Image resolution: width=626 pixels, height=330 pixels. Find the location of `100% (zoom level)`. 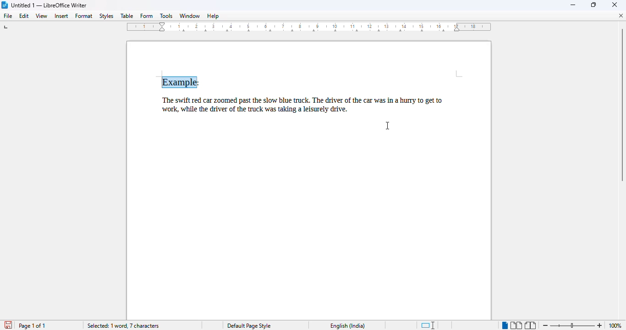

100% (zoom level) is located at coordinates (616, 325).